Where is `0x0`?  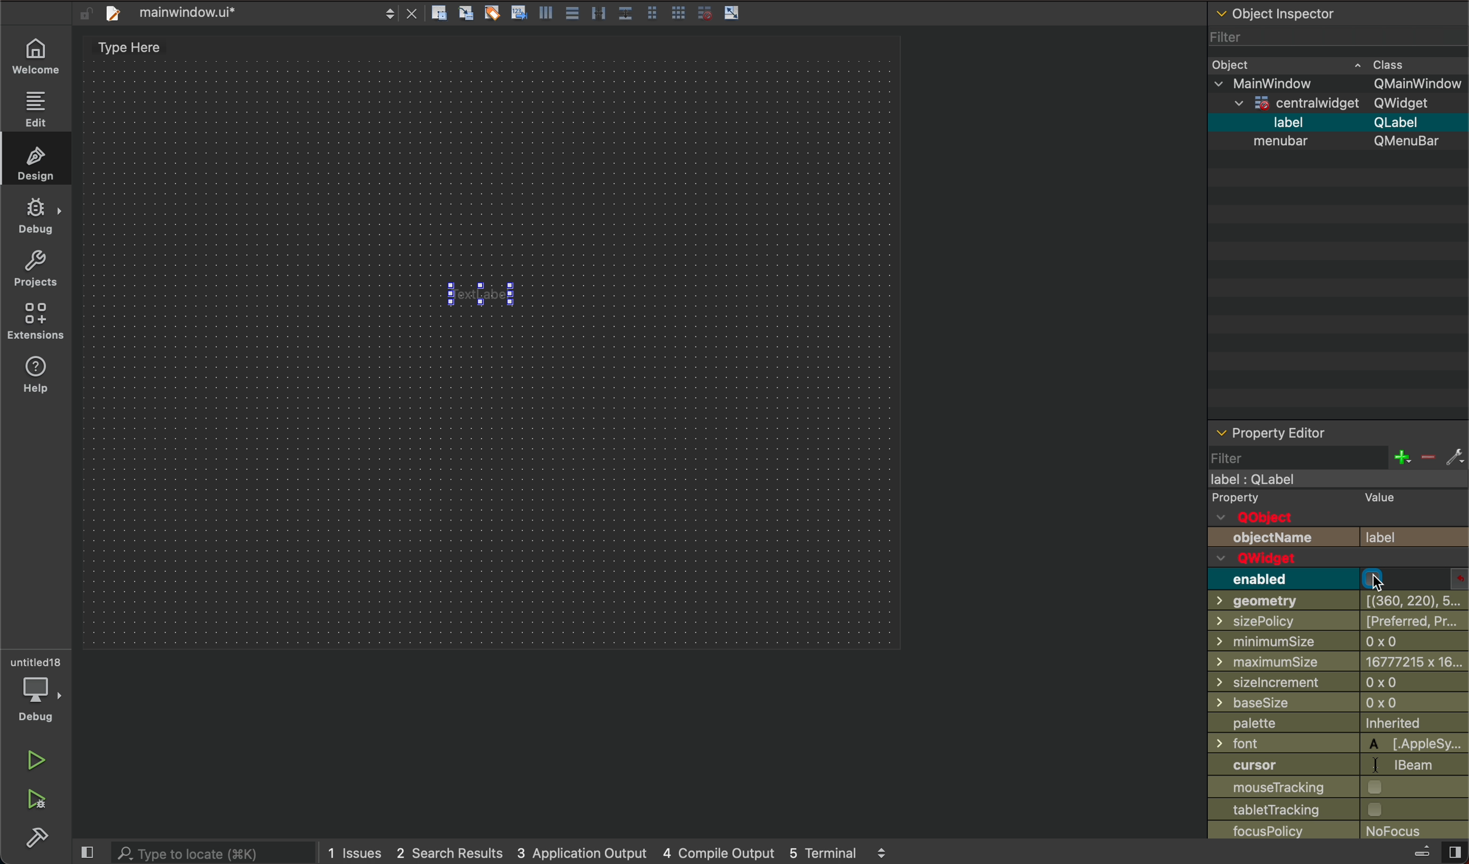
0x0 is located at coordinates (1398, 682).